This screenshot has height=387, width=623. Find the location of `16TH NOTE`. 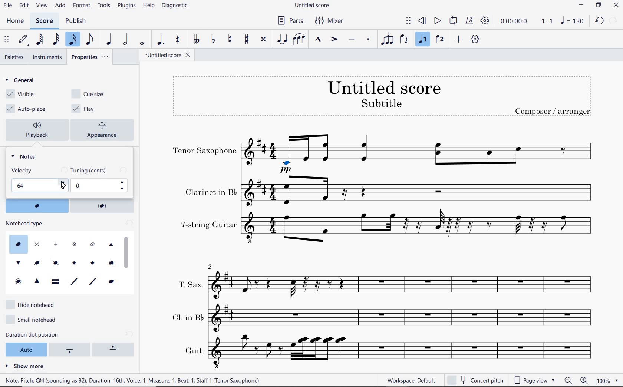

16TH NOTE is located at coordinates (74, 40).